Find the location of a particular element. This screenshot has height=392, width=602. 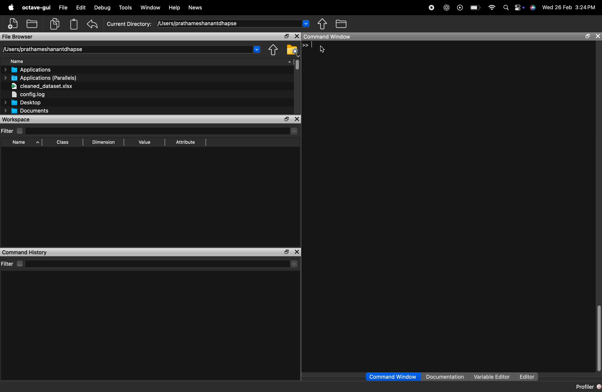

Users/prathameshanantdhapse is located at coordinates (133, 49).